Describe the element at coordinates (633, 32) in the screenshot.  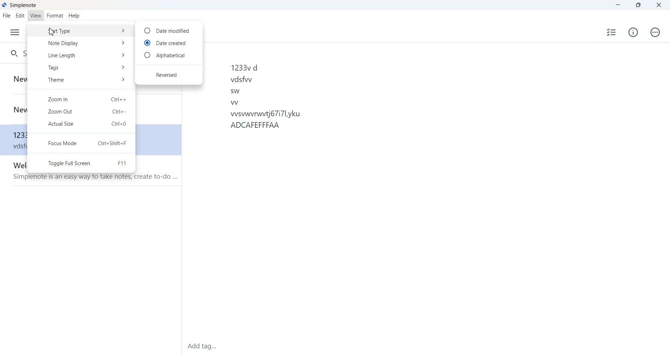
I see `Info` at that location.